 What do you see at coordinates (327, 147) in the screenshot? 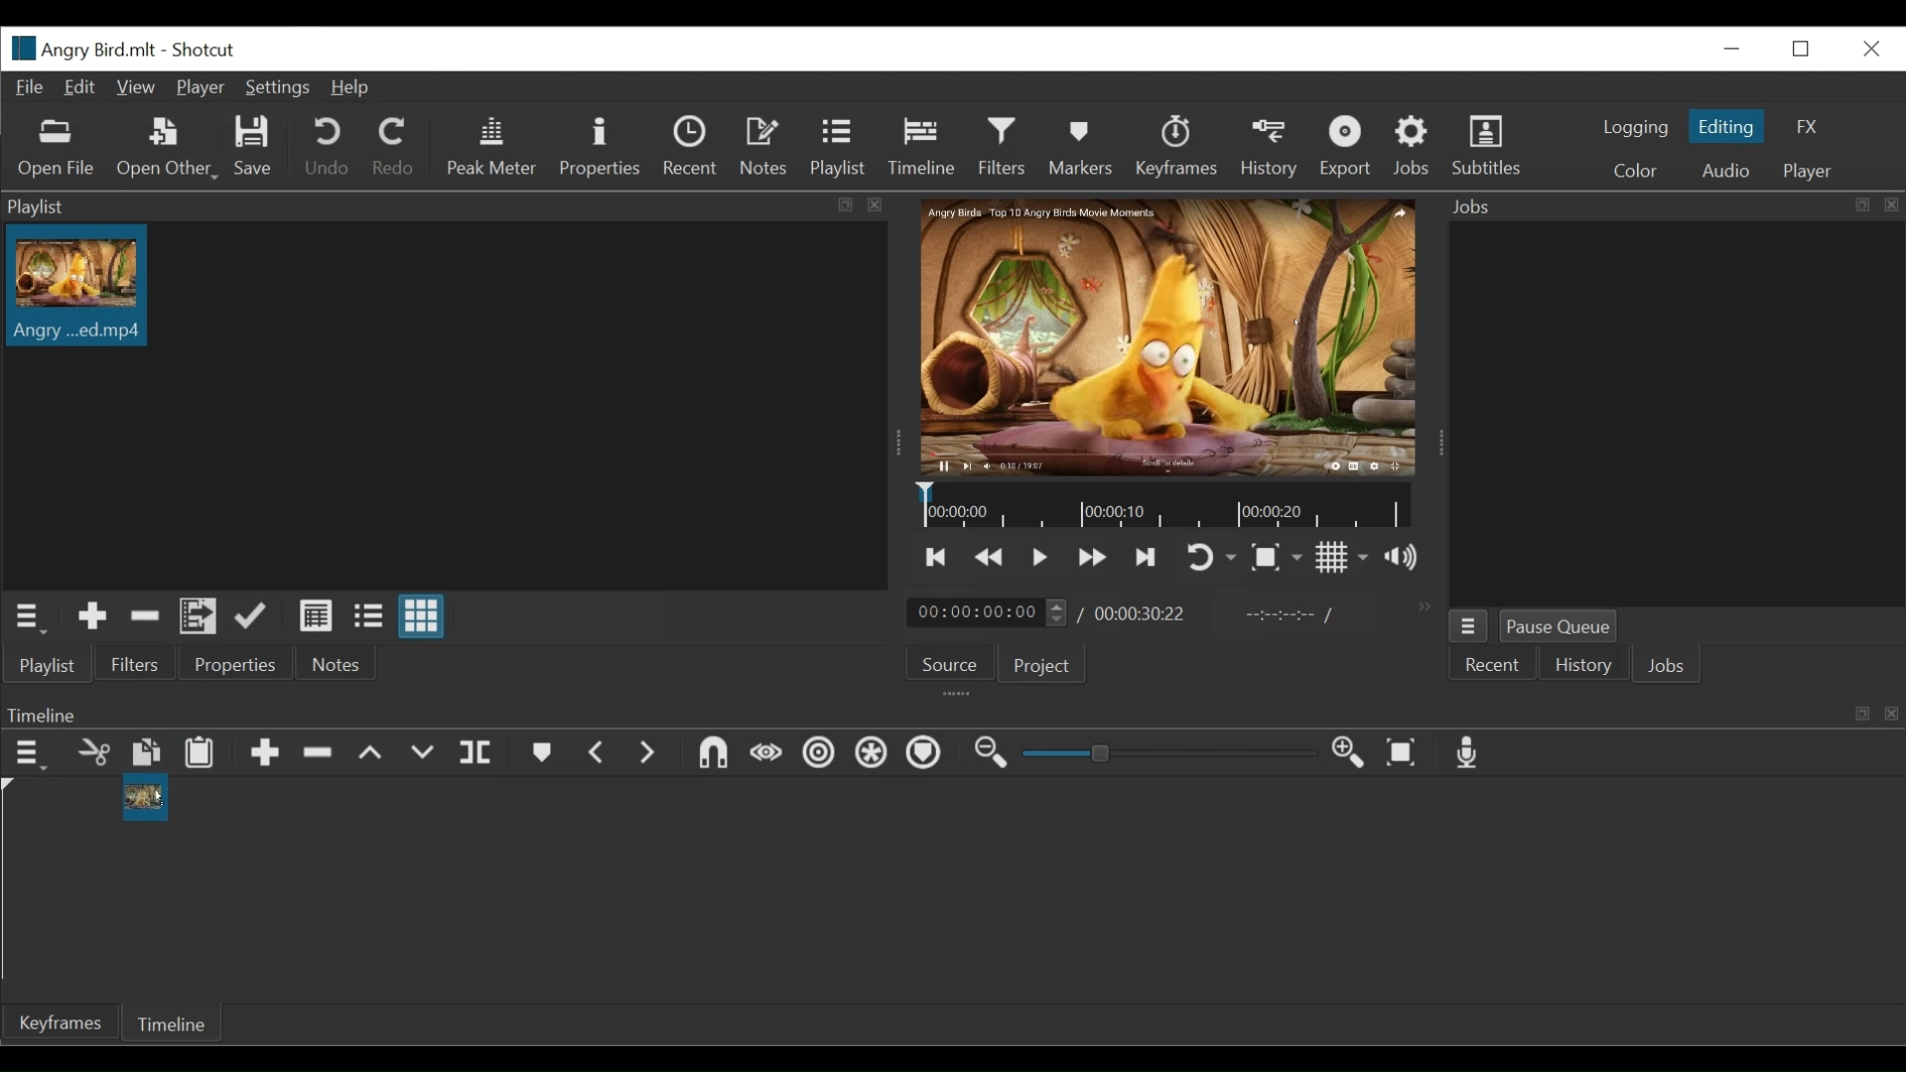
I see `Undo` at bounding box center [327, 147].